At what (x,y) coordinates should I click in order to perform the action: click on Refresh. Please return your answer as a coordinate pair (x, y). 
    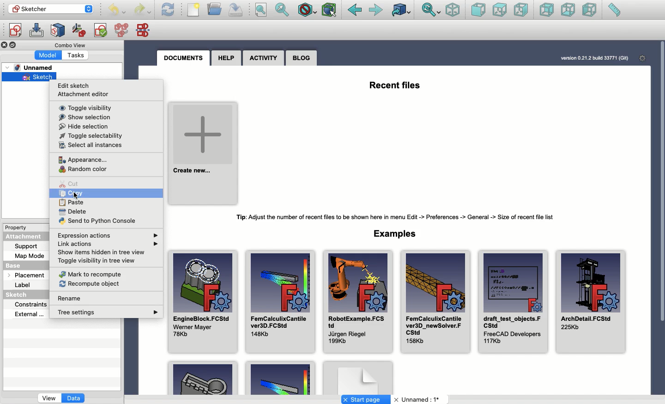
    Looking at the image, I should click on (168, 10).